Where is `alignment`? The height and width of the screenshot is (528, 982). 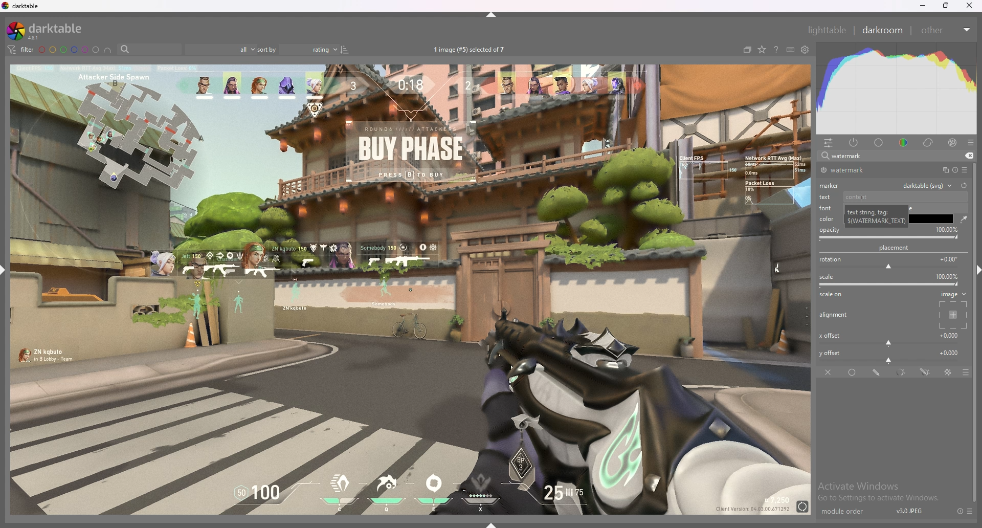 alignment is located at coordinates (835, 315).